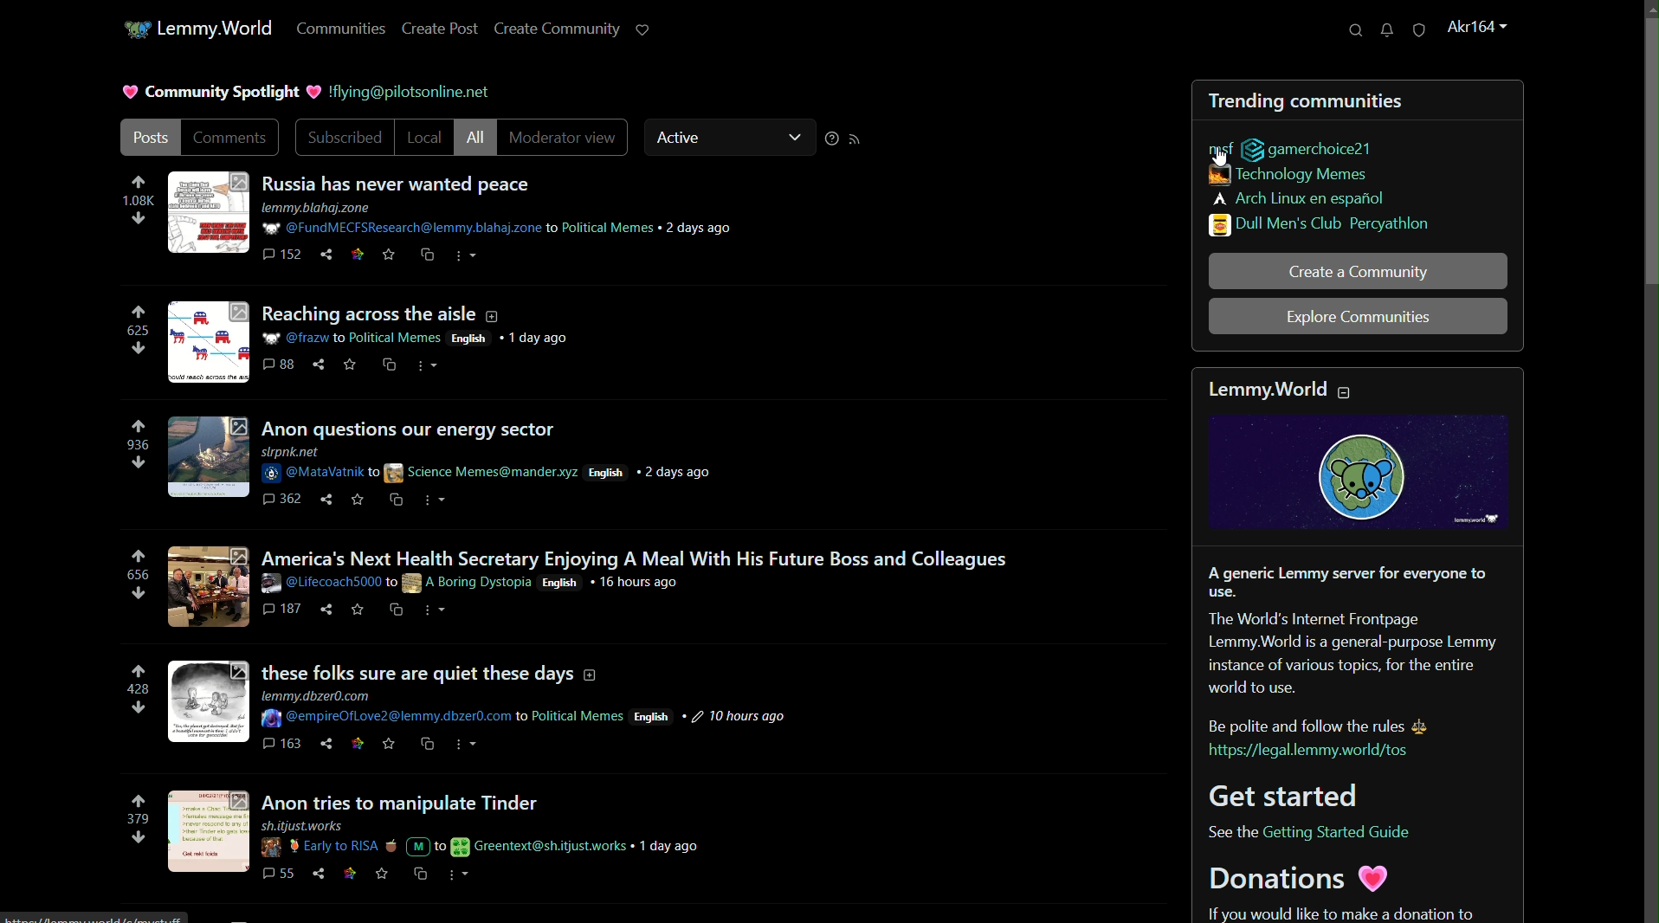  Describe the element at coordinates (342, 29) in the screenshot. I see `ommunities` at that location.